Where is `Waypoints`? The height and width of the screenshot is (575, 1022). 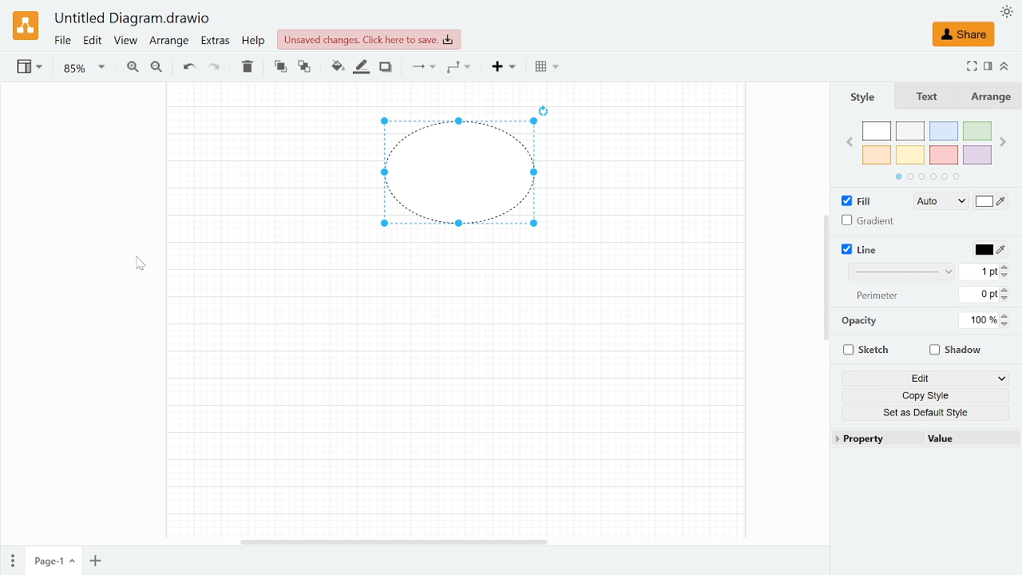 Waypoints is located at coordinates (460, 68).